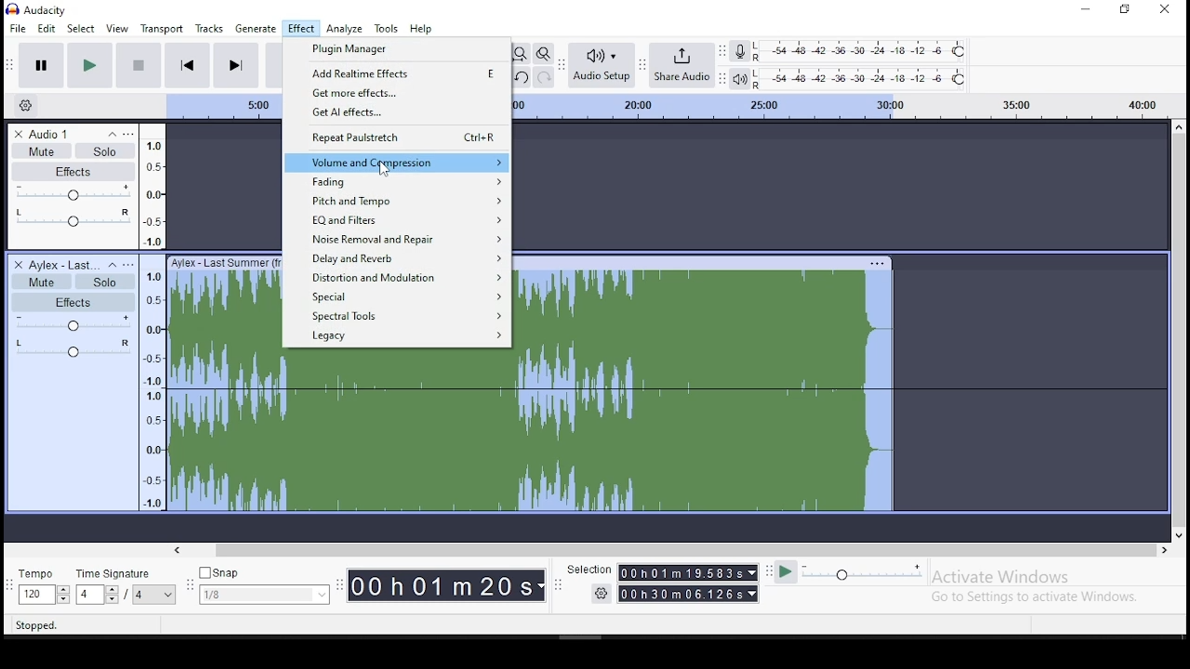 This screenshot has width=1190, height=669. I want to click on analyze, so click(344, 29).